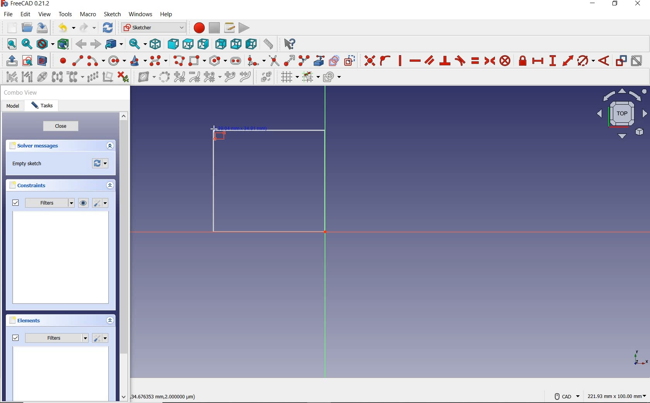  Describe the element at coordinates (188, 44) in the screenshot. I see `top` at that location.